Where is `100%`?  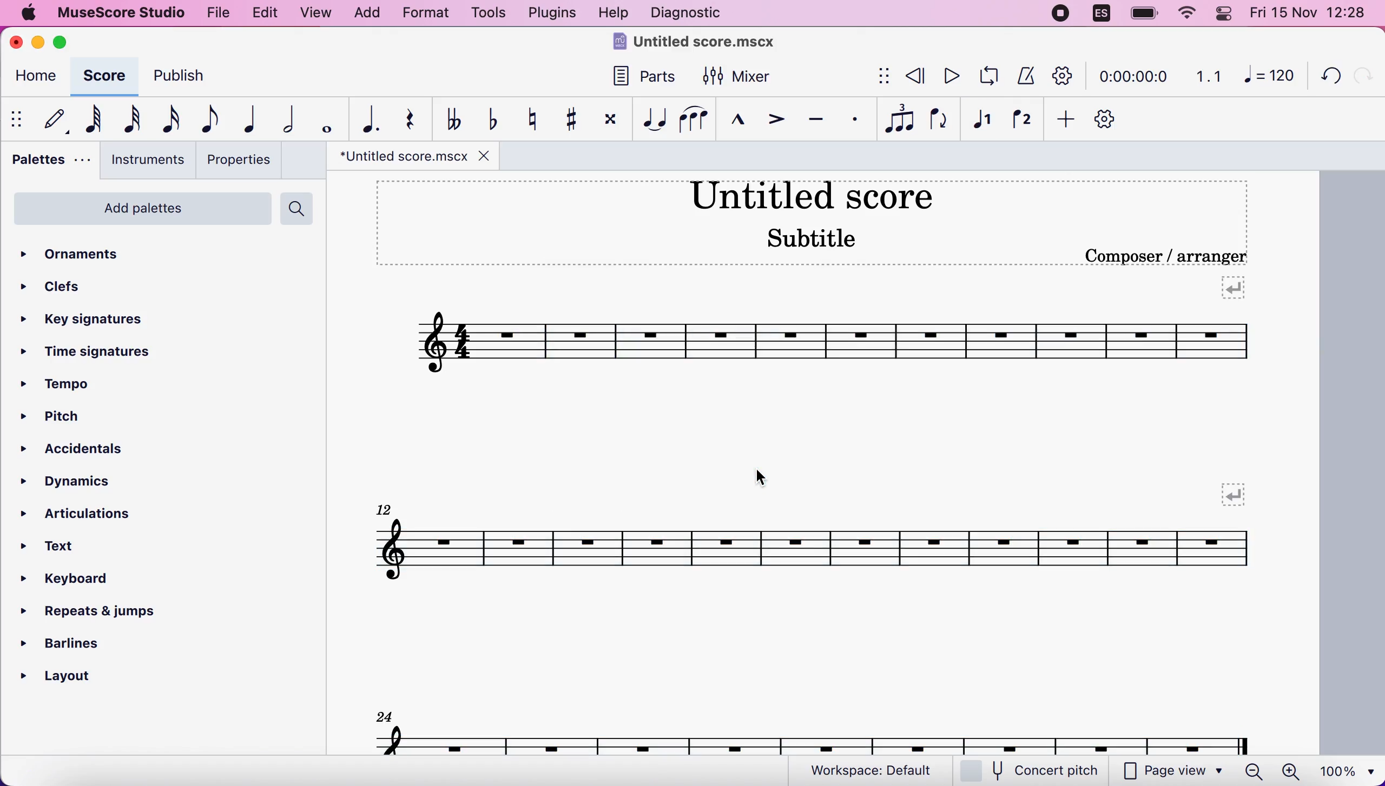 100% is located at coordinates (1344, 770).